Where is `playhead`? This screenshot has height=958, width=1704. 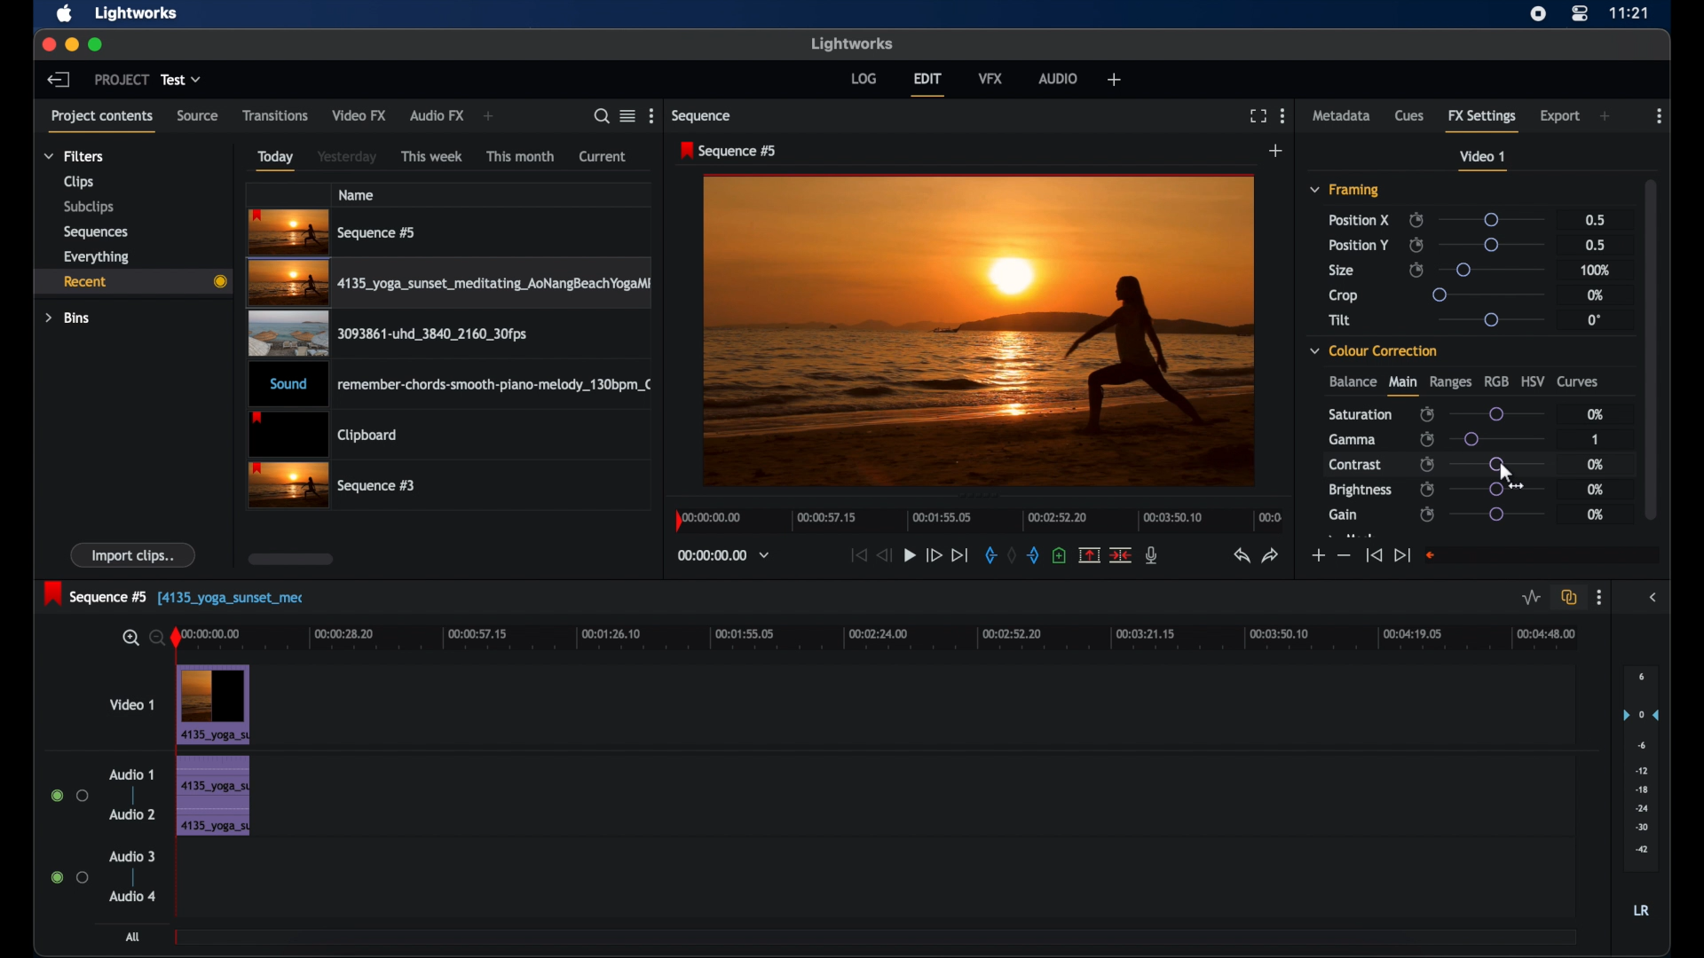 playhead is located at coordinates (177, 639).